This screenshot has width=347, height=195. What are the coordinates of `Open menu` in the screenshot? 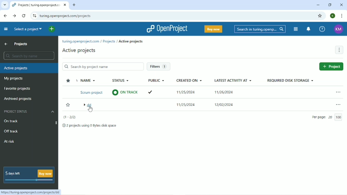 It's located at (338, 92).